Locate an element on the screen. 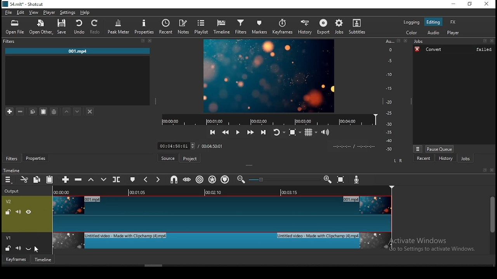  cursor is located at coordinates (38, 250).